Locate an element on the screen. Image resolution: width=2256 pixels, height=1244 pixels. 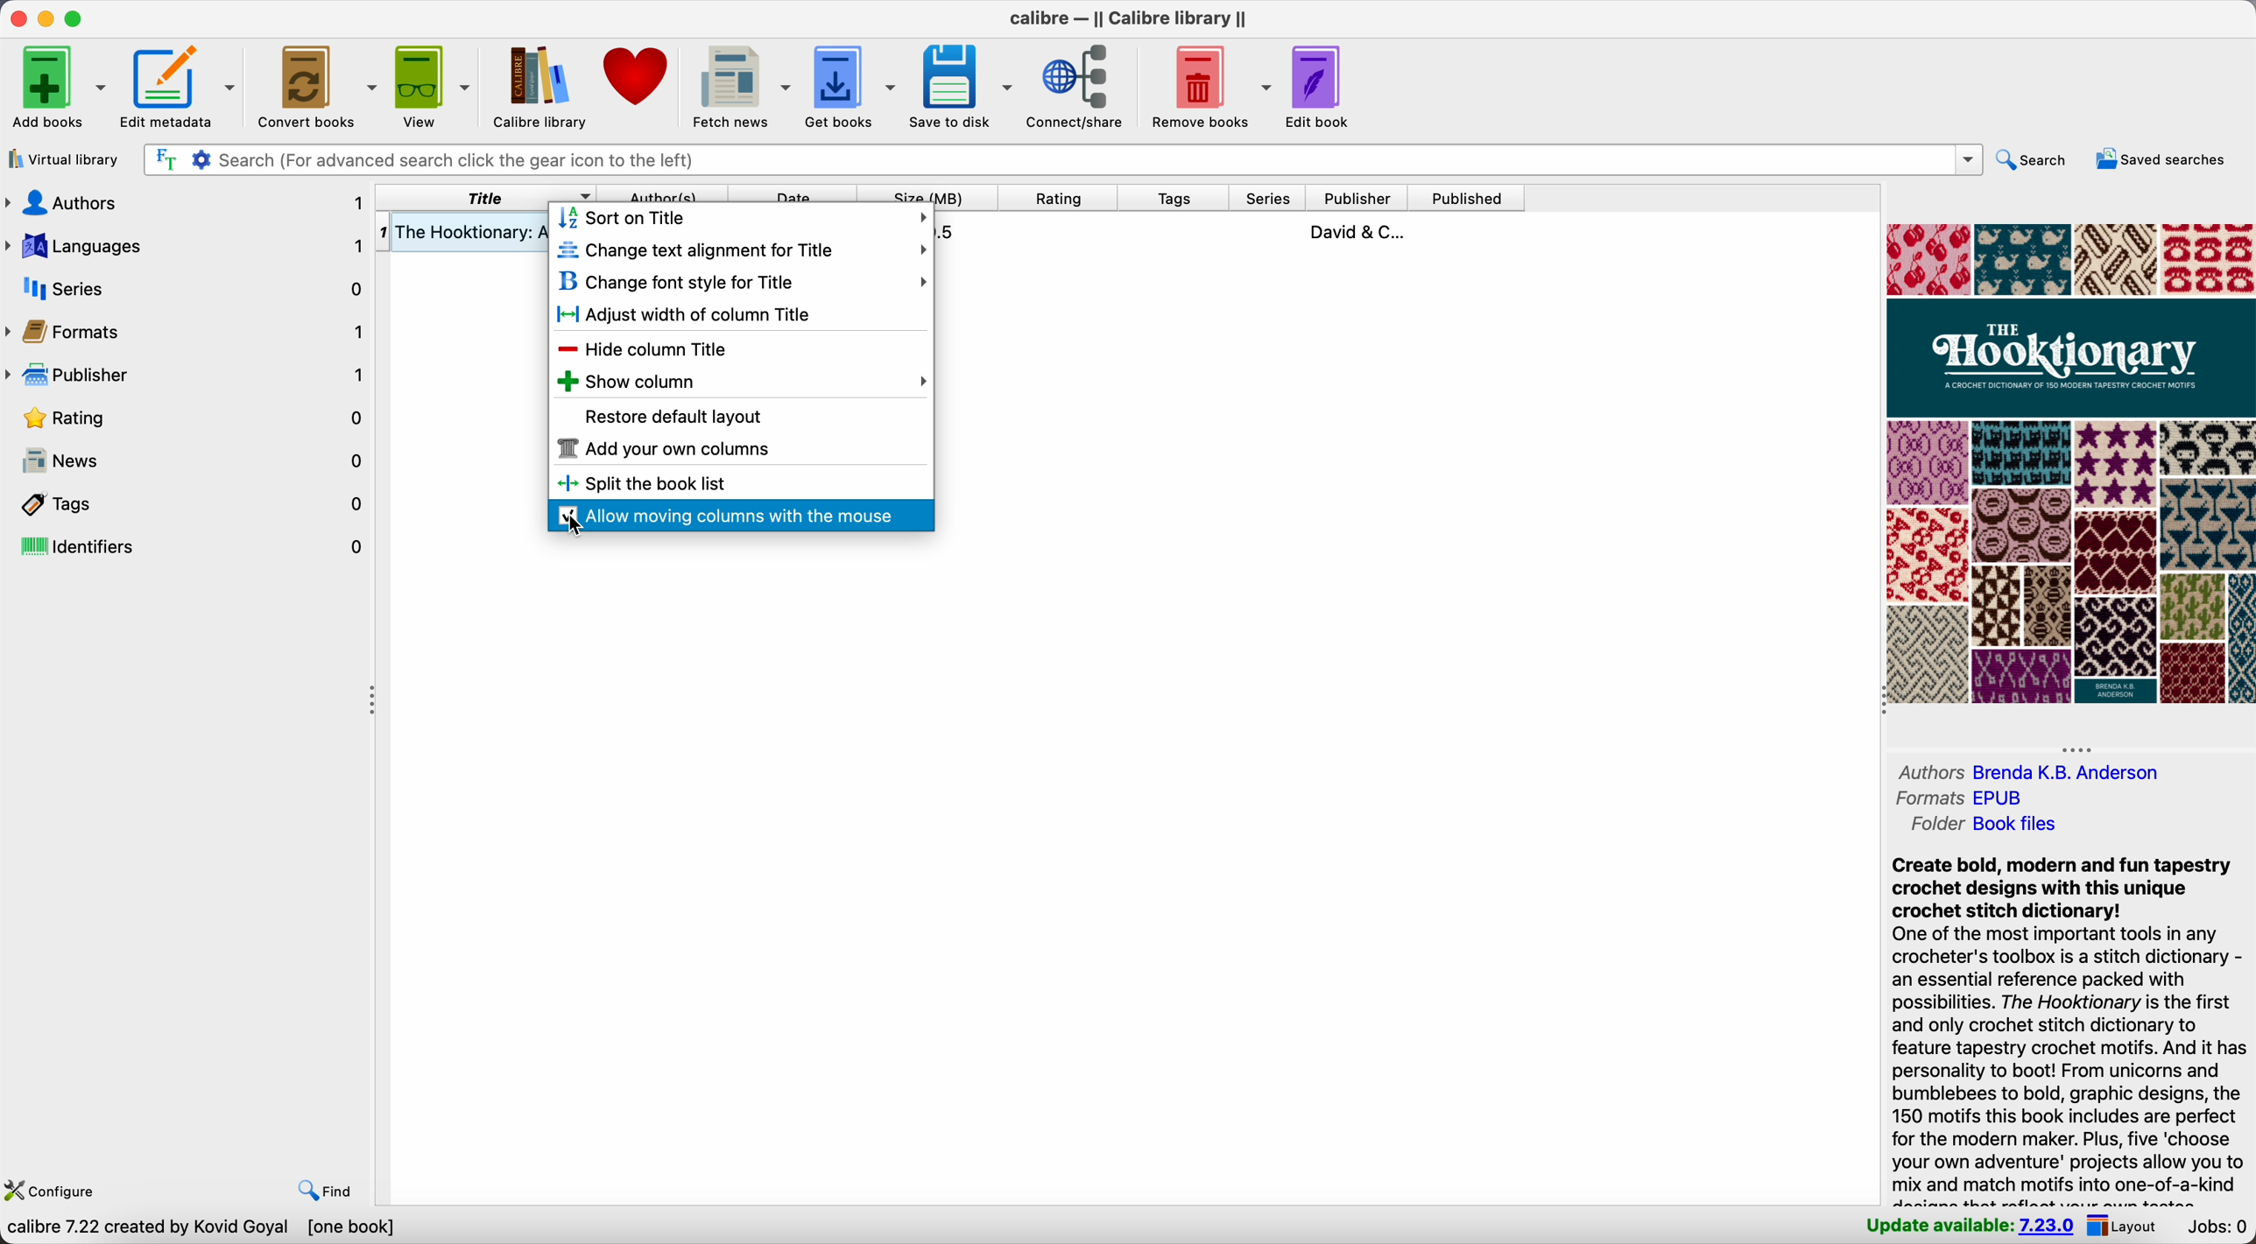
formats is located at coordinates (1958, 800).